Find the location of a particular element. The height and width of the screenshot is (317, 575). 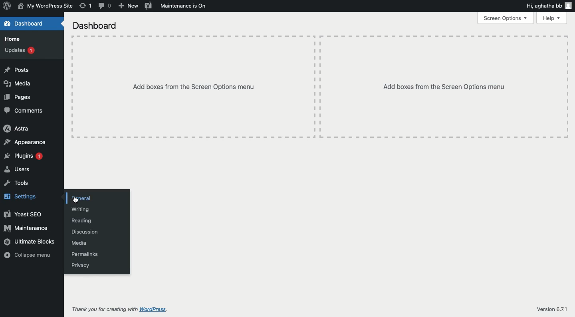

Maintenance is located at coordinates (27, 229).